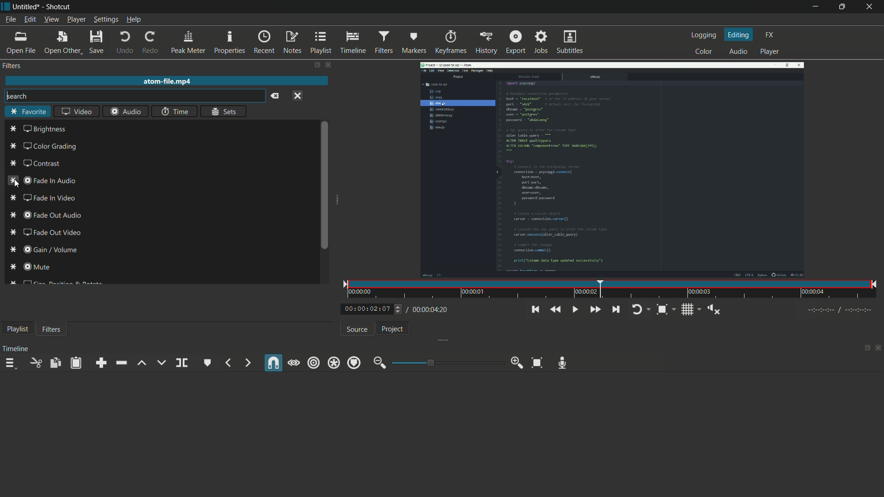 The image size is (884, 497). What do you see at coordinates (125, 112) in the screenshot?
I see `audio` at bounding box center [125, 112].